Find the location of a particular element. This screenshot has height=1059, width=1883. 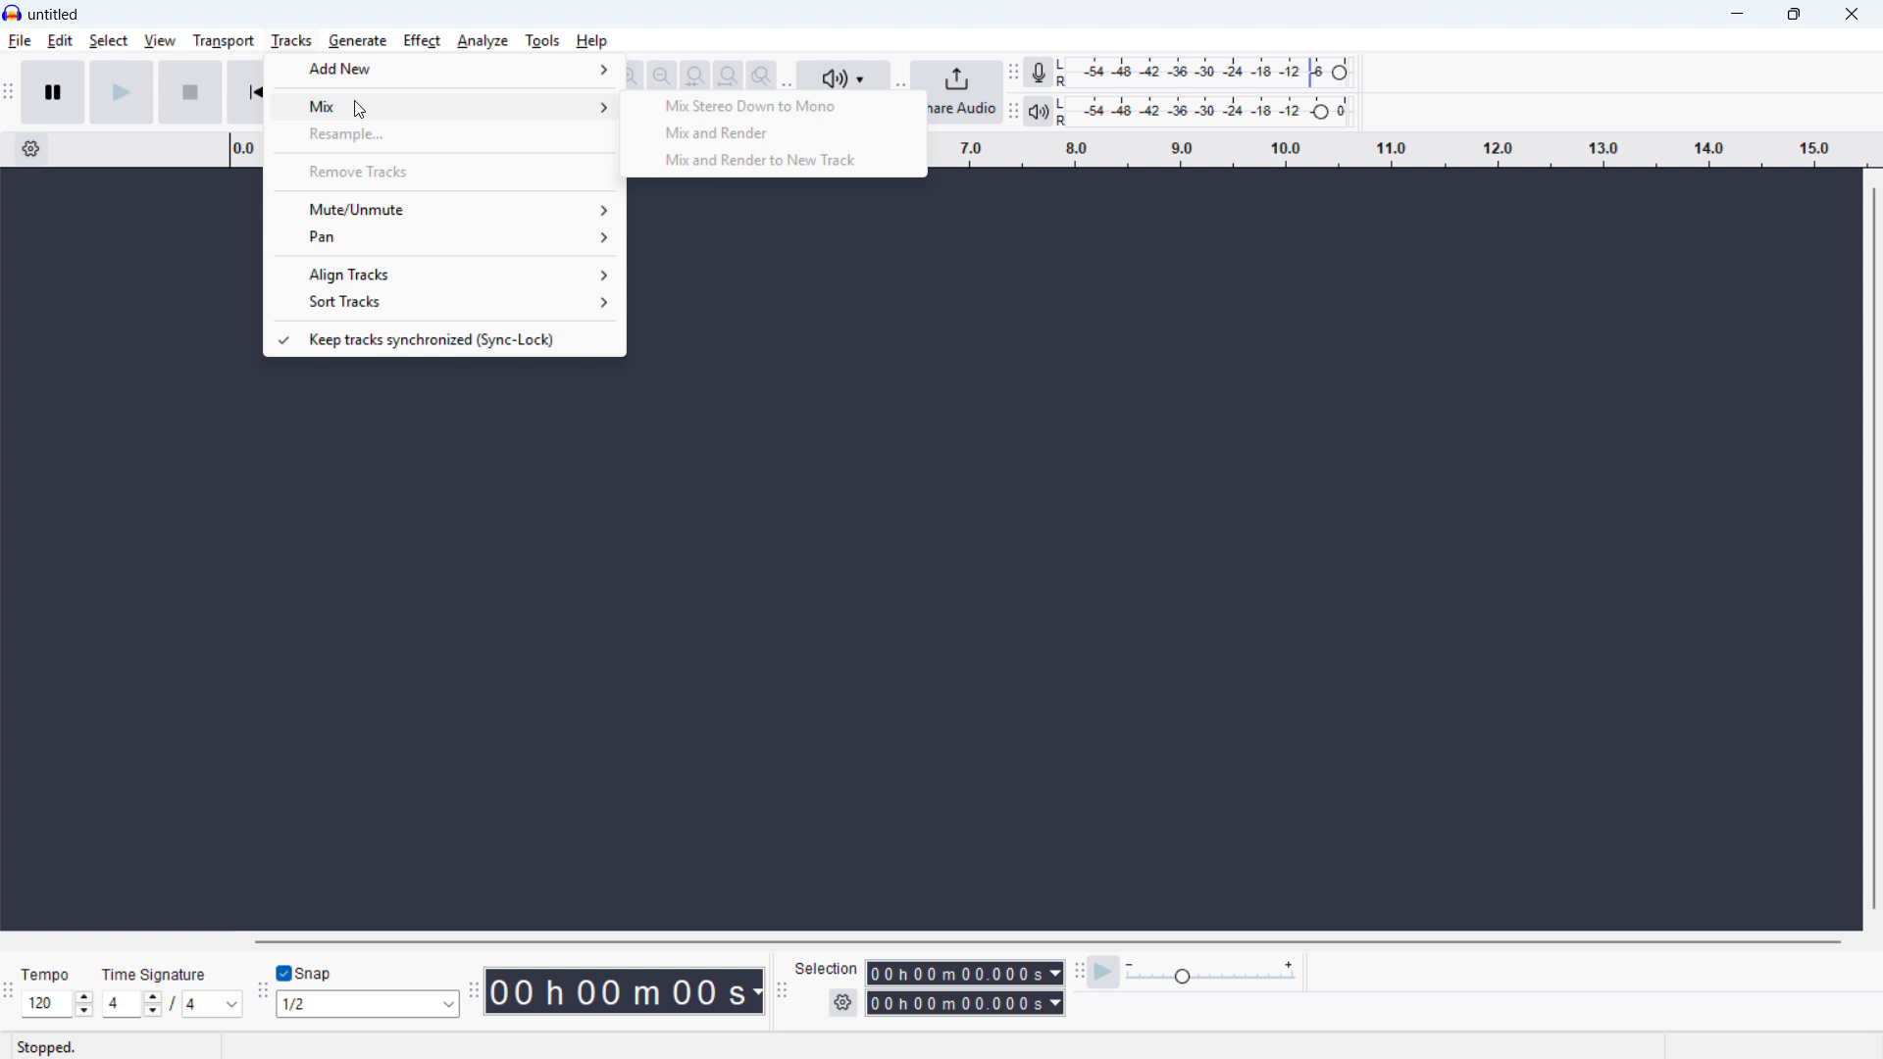

Logo  is located at coordinates (13, 14).